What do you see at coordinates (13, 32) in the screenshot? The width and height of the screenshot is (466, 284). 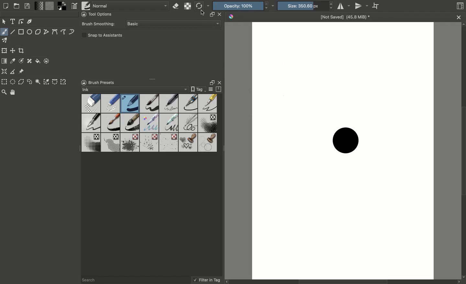 I see `Line` at bounding box center [13, 32].